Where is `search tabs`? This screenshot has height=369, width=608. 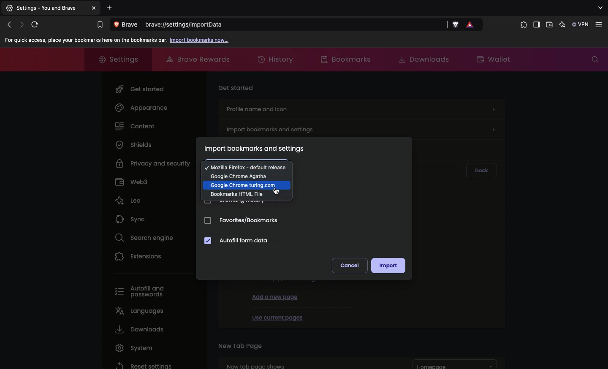
search tabs is located at coordinates (600, 8).